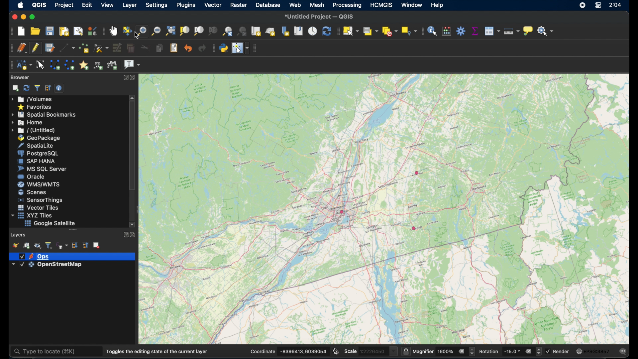 Image resolution: width=638 pixels, height=359 pixels. What do you see at coordinates (101, 48) in the screenshot?
I see `vertex tool` at bounding box center [101, 48].